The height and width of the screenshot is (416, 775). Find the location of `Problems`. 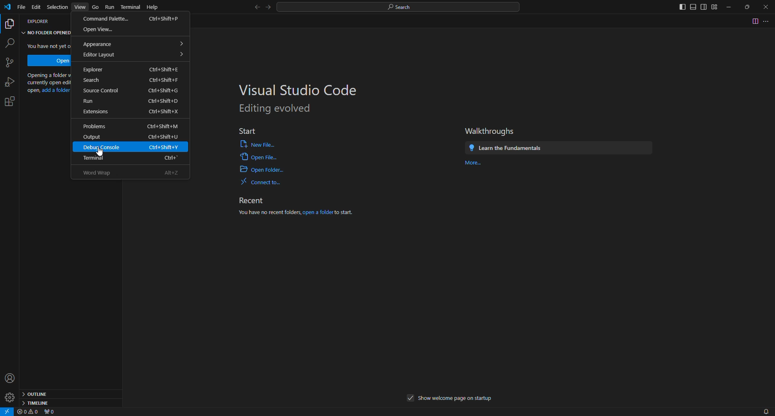

Problems is located at coordinates (132, 125).